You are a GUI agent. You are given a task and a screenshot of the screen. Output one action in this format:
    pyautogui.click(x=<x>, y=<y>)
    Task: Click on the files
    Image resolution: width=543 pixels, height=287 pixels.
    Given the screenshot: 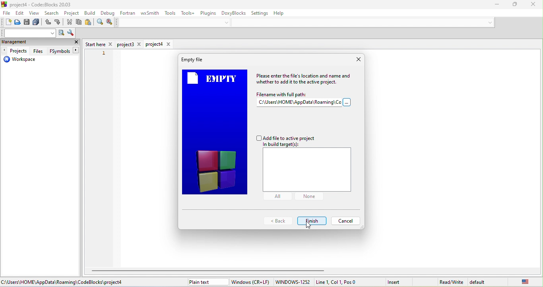 What is the action you would take?
    pyautogui.click(x=38, y=51)
    